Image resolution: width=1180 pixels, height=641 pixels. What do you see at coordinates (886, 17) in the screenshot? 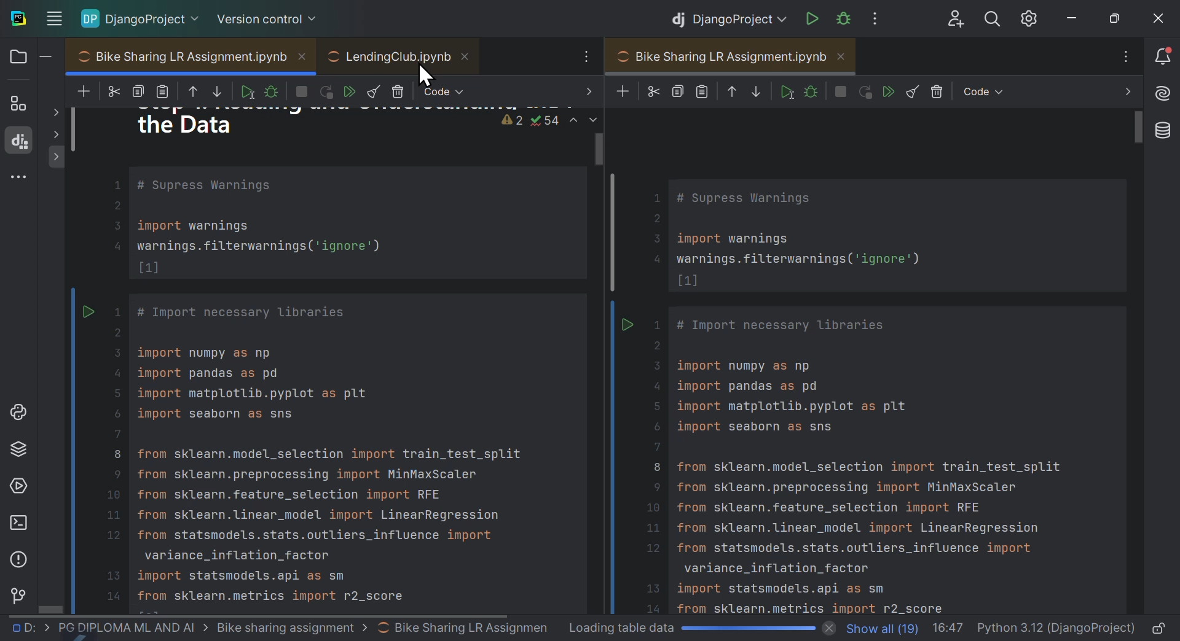
I see `More options` at bounding box center [886, 17].